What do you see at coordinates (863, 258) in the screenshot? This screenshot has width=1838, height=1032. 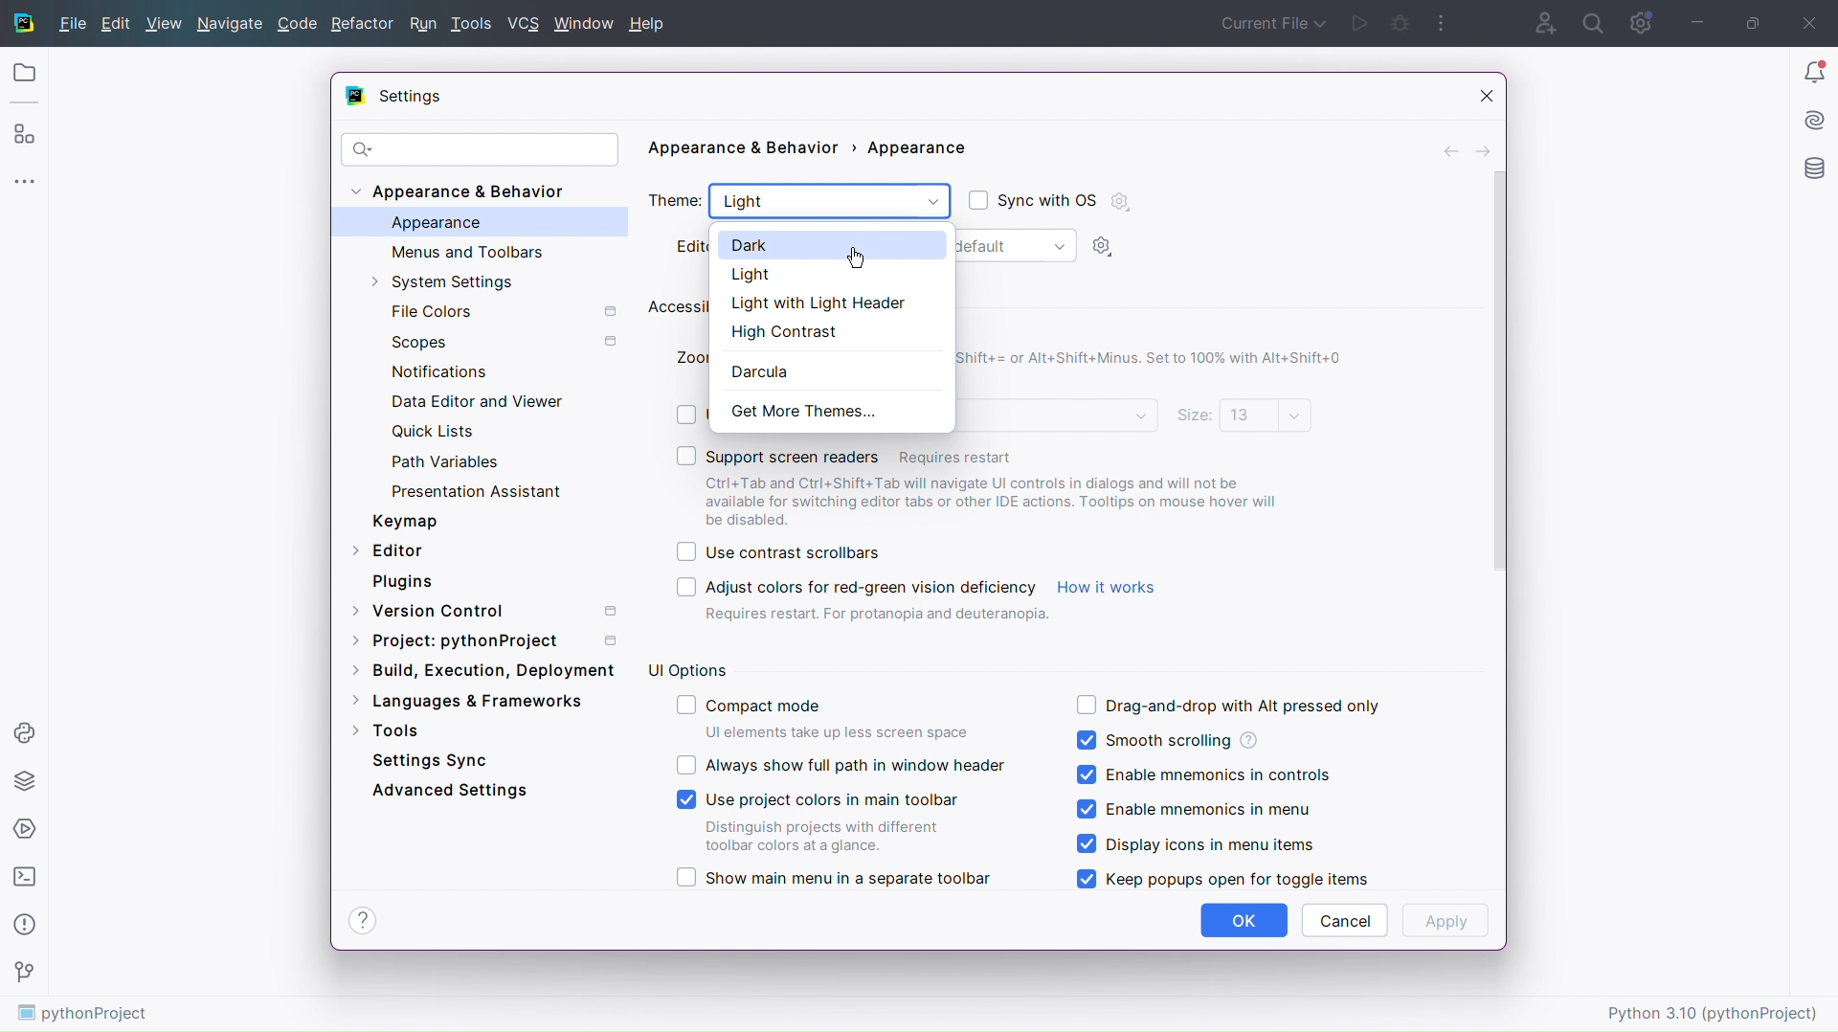 I see `Cursor ` at bounding box center [863, 258].